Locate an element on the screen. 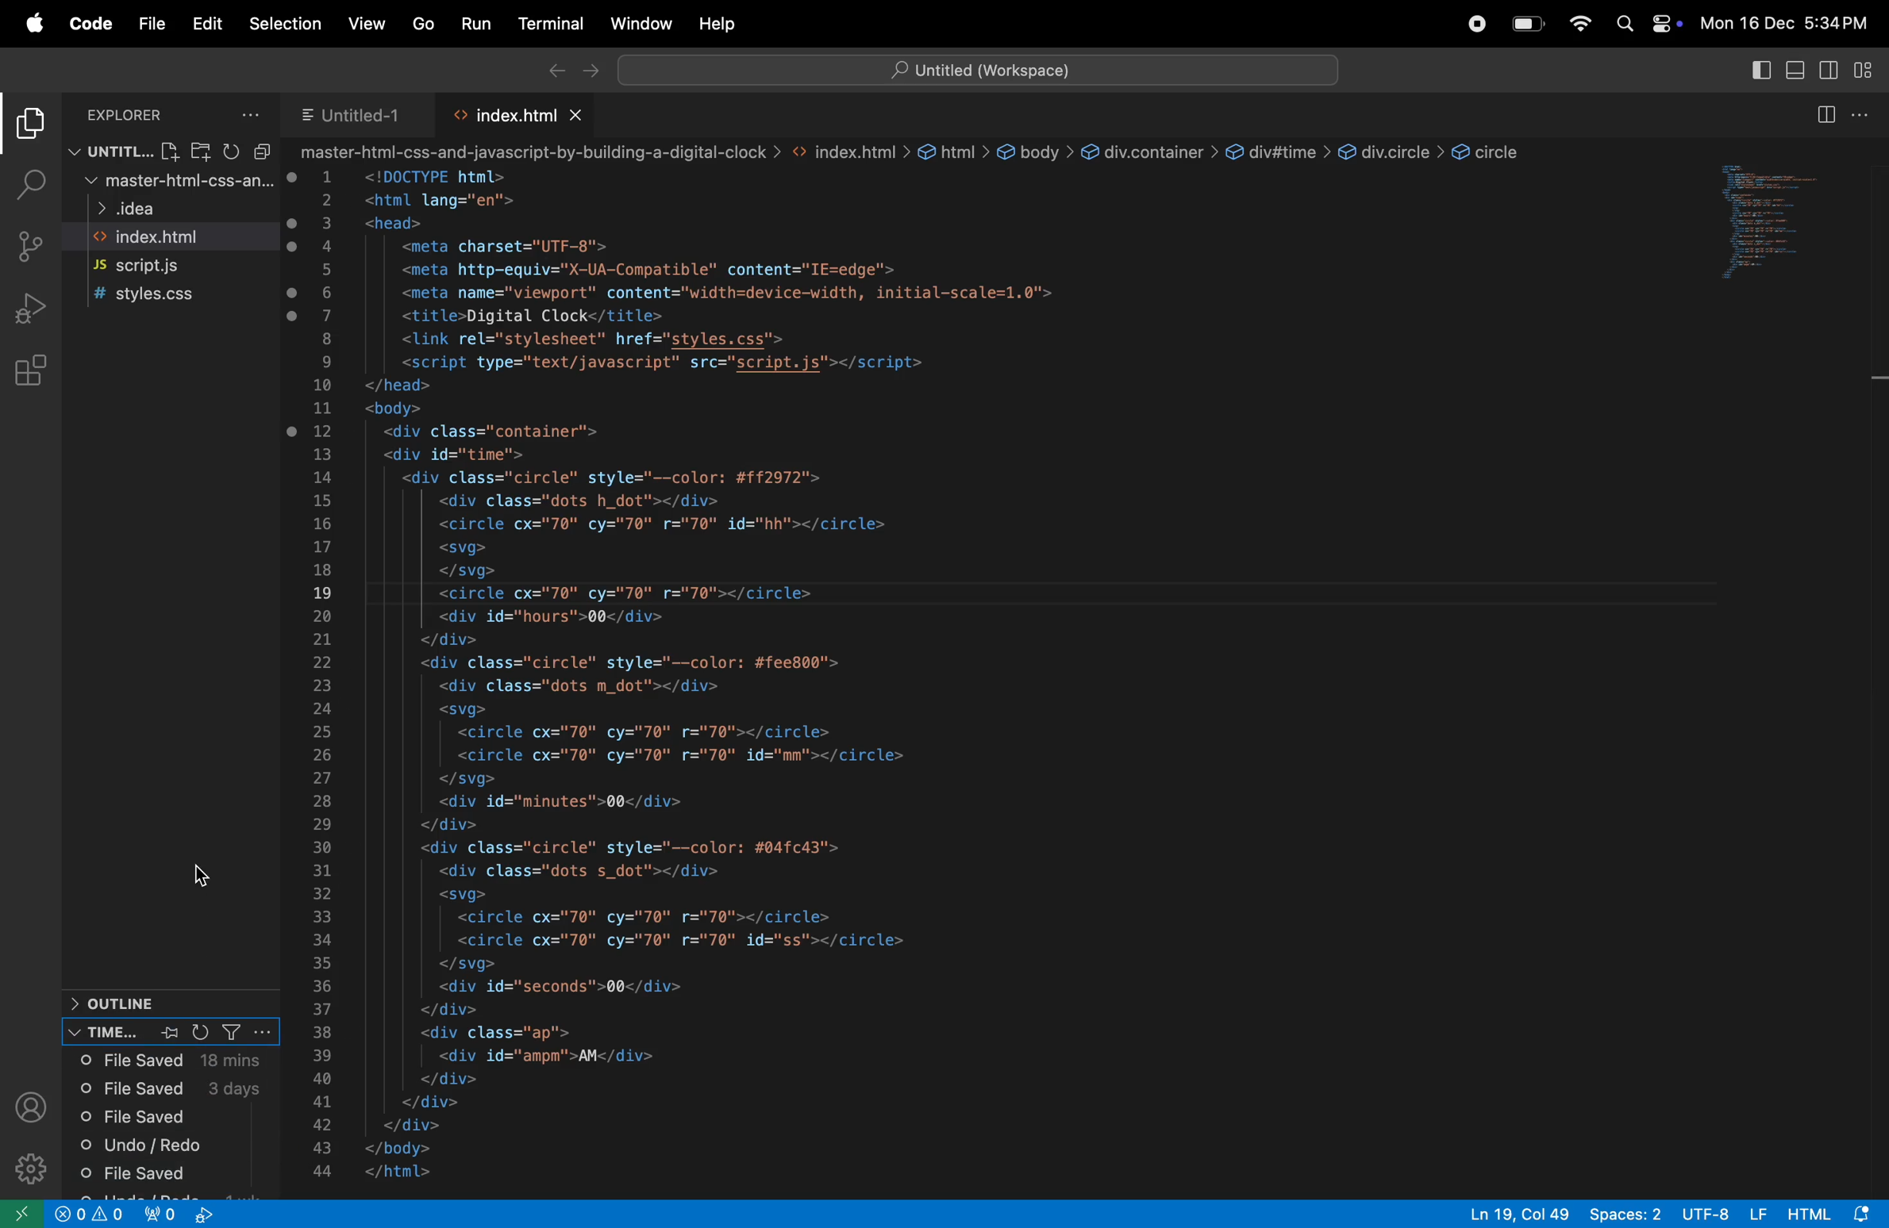 The width and height of the screenshot is (1889, 1228). </head> is located at coordinates (398, 385).